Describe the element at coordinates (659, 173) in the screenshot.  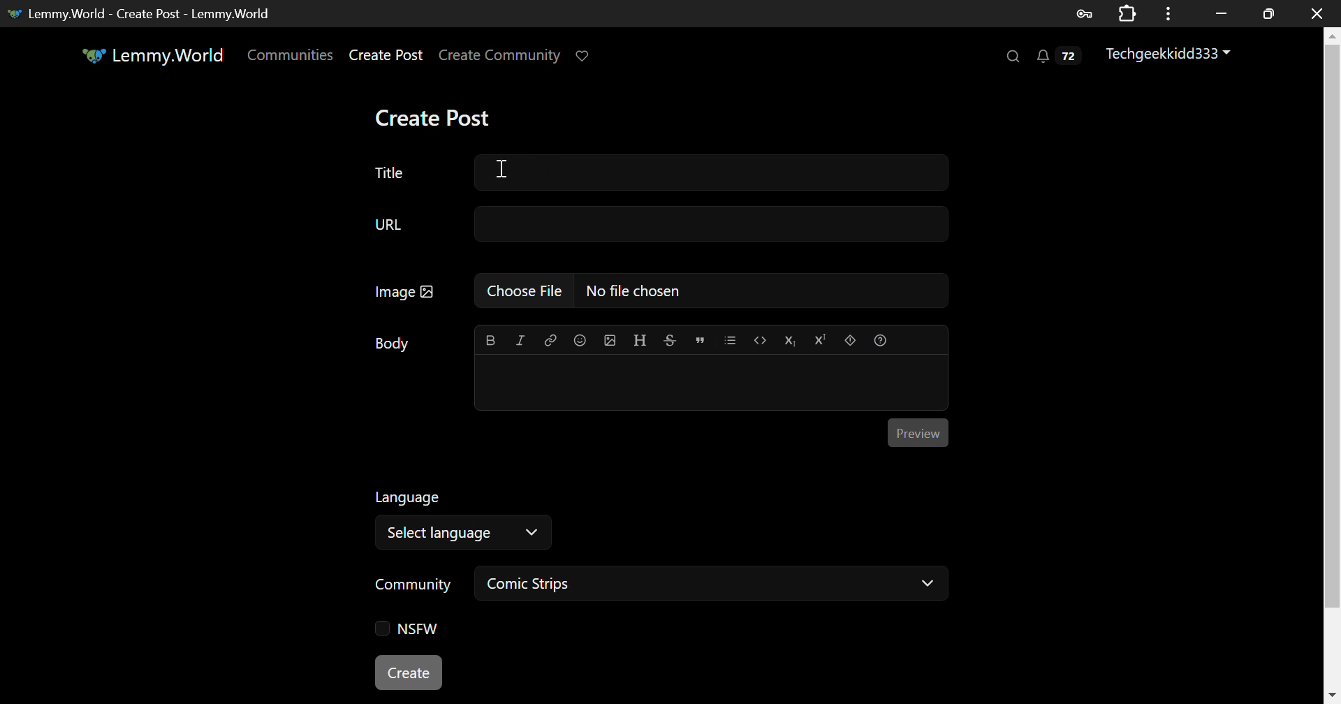
I see `Title` at that location.